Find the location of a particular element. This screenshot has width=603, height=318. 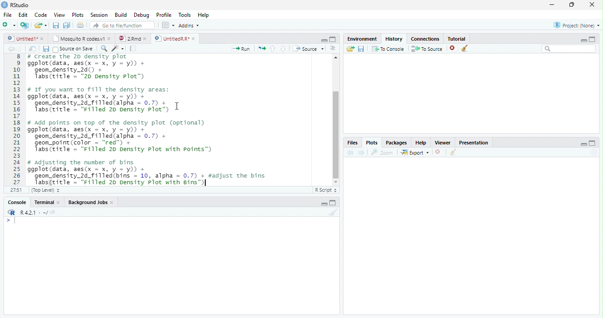

Packages is located at coordinates (396, 144).